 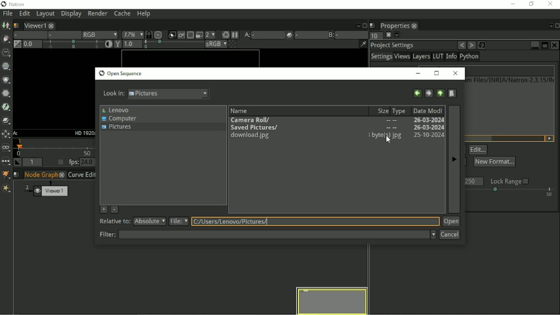 What do you see at coordinates (441, 92) in the screenshot?
I see `Go to parent directory` at bounding box center [441, 92].